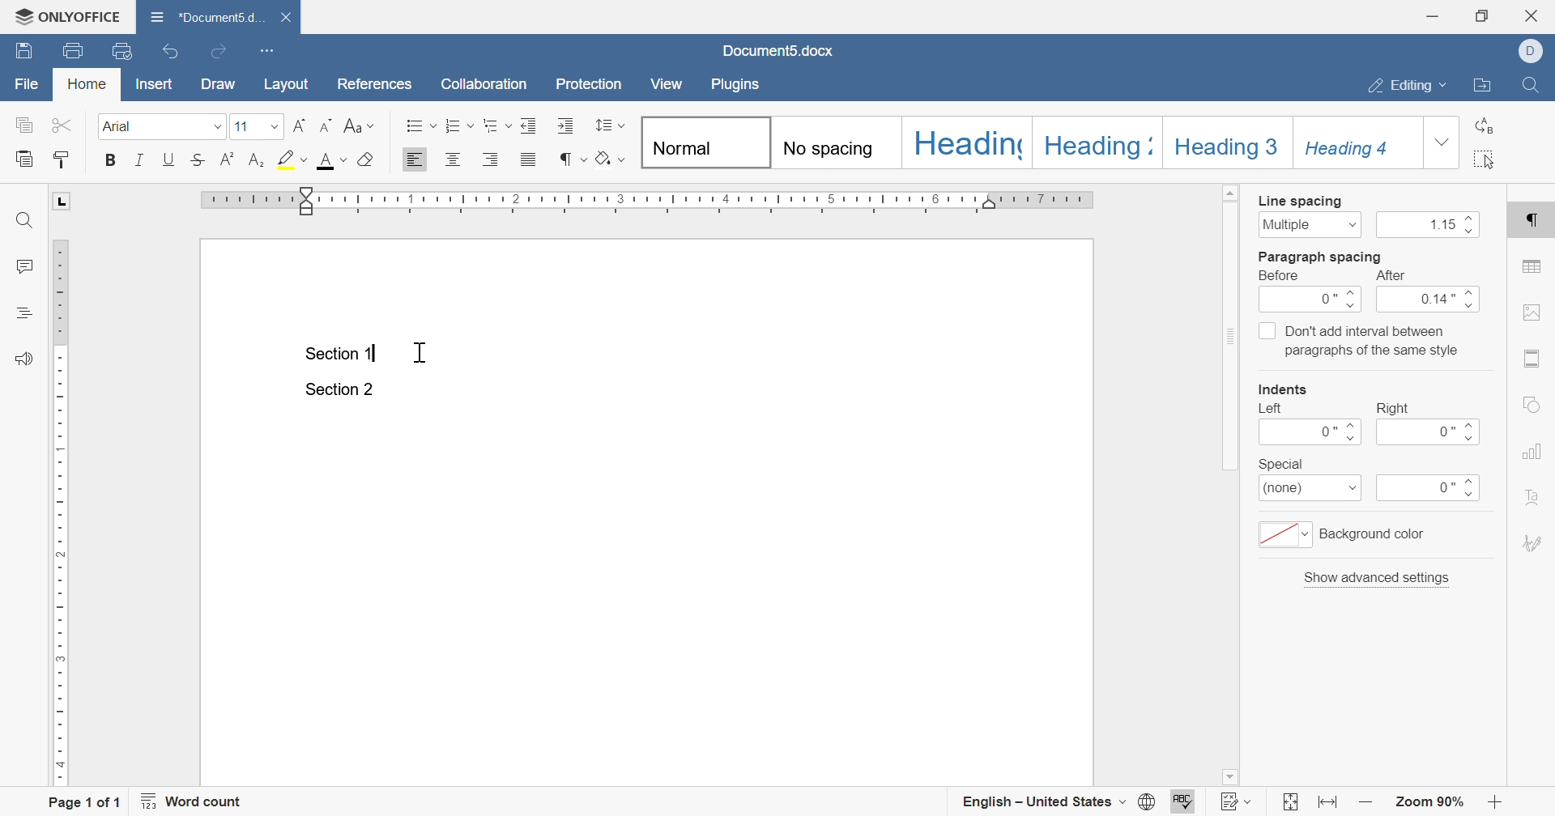  What do you see at coordinates (590, 84) in the screenshot?
I see `protection` at bounding box center [590, 84].